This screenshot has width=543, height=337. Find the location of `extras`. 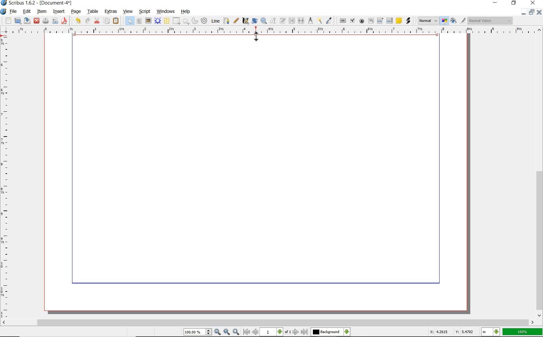

extras is located at coordinates (110, 12).